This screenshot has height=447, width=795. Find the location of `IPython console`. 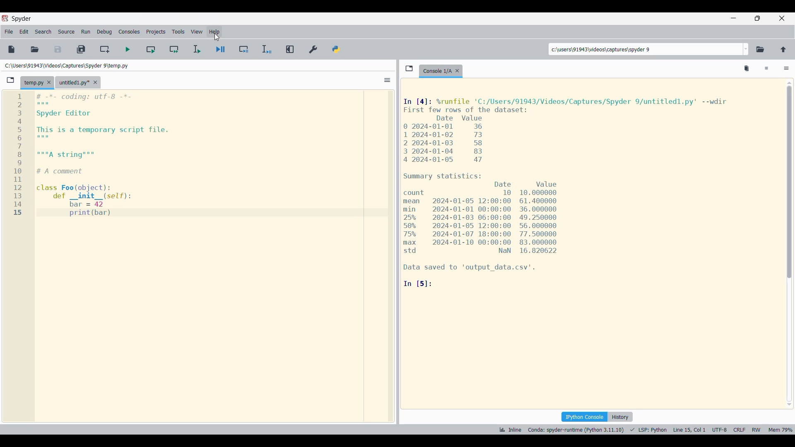

IPython console is located at coordinates (585, 416).